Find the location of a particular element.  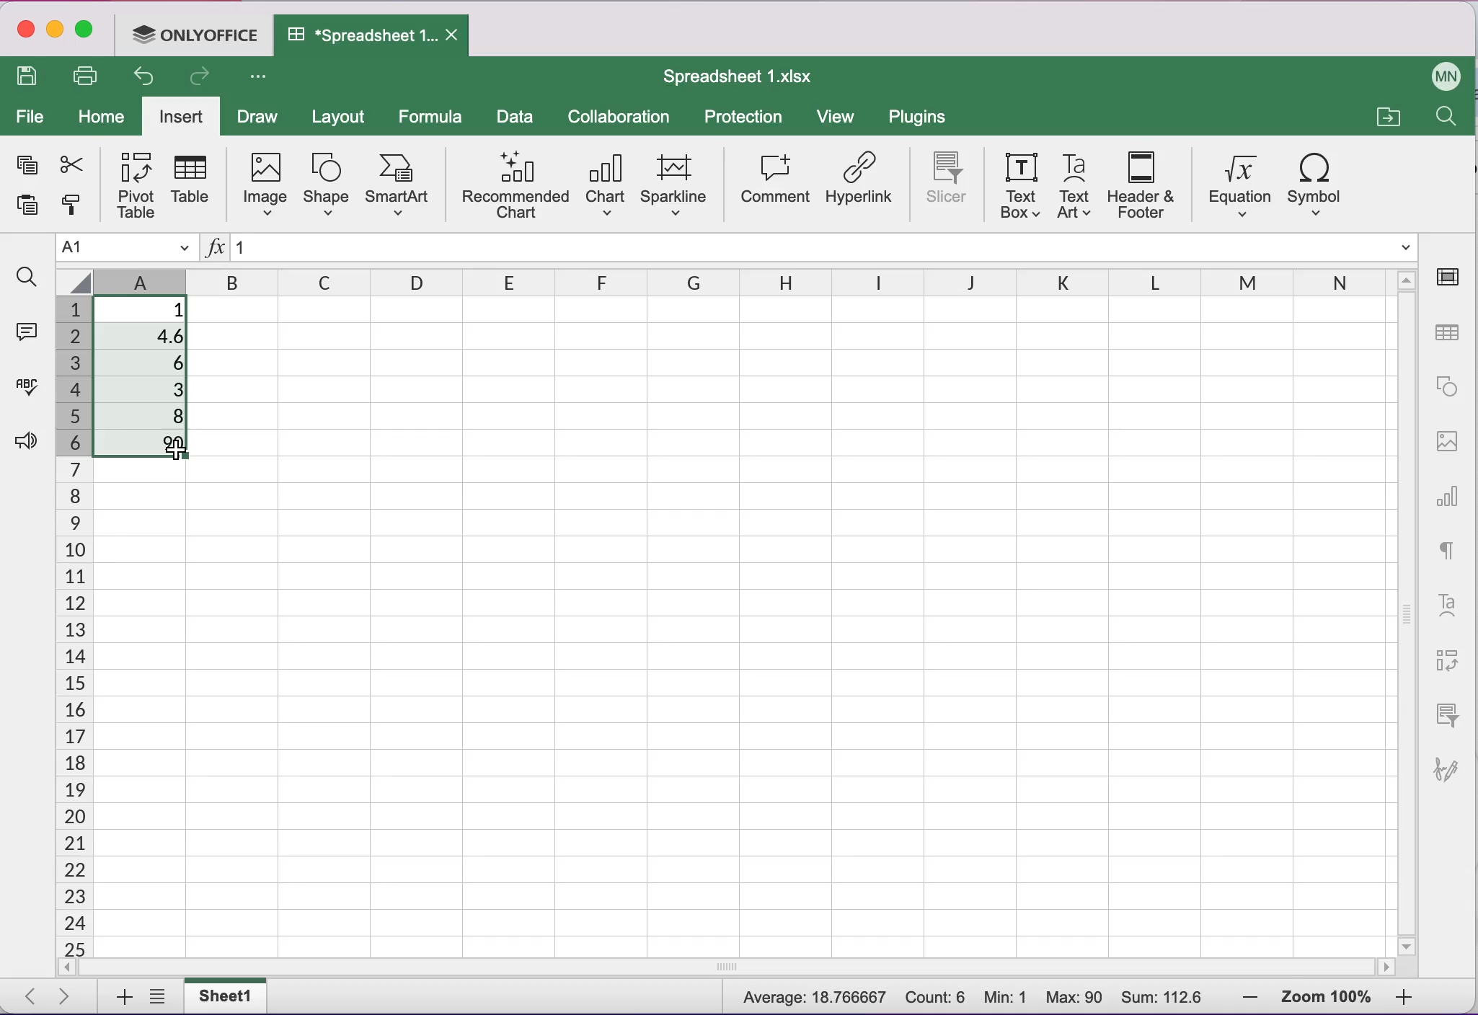

text is located at coordinates (1451, 553).